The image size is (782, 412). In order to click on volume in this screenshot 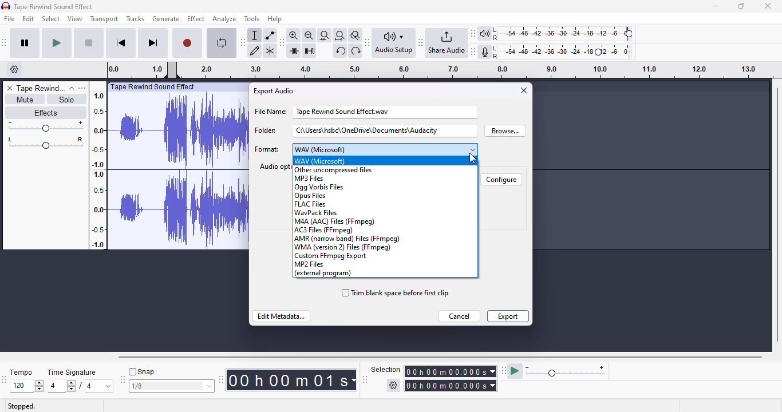, I will do `click(45, 126)`.